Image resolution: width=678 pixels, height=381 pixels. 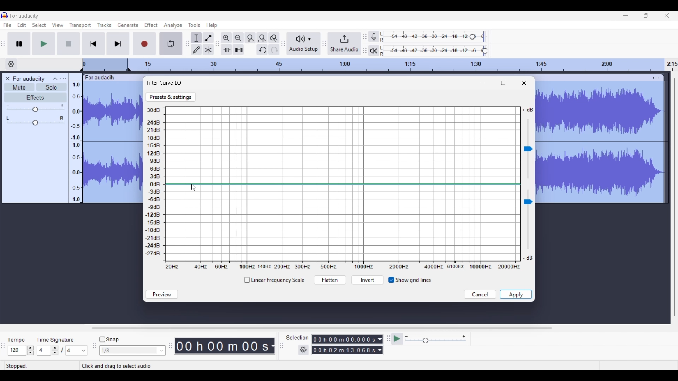 What do you see at coordinates (193, 188) in the screenshot?
I see `Cursor` at bounding box center [193, 188].